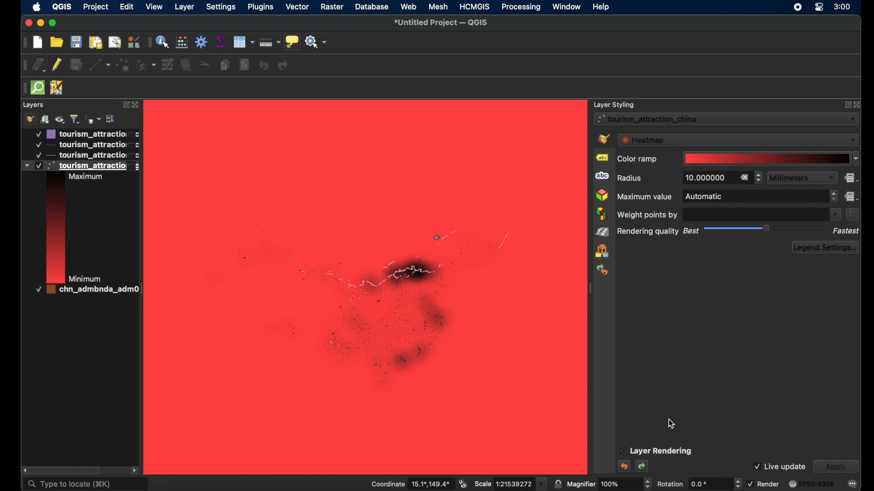  What do you see at coordinates (772, 159) in the screenshot?
I see `color ramp` at bounding box center [772, 159].